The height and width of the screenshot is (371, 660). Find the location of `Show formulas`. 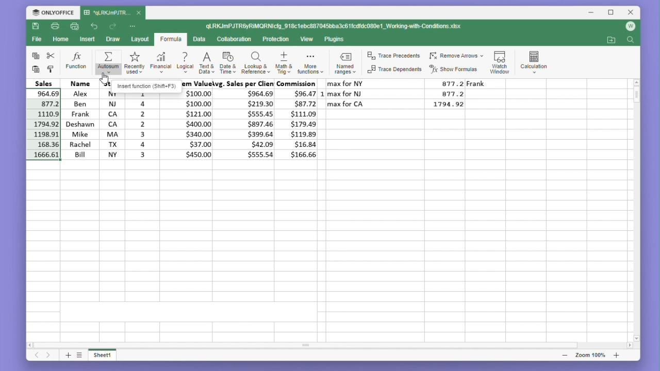

Show formulas is located at coordinates (454, 70).